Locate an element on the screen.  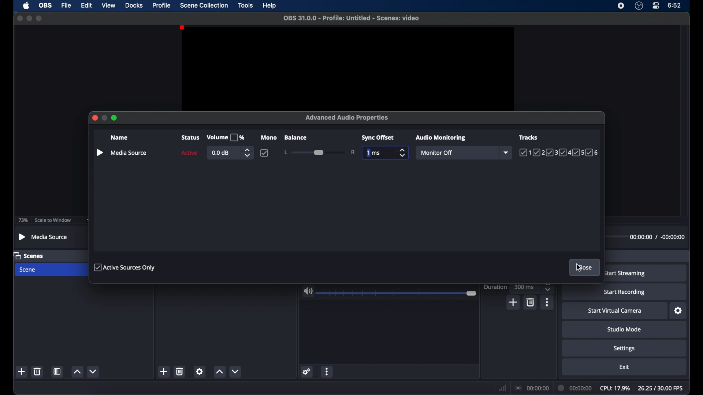
fps is located at coordinates (660, 388).